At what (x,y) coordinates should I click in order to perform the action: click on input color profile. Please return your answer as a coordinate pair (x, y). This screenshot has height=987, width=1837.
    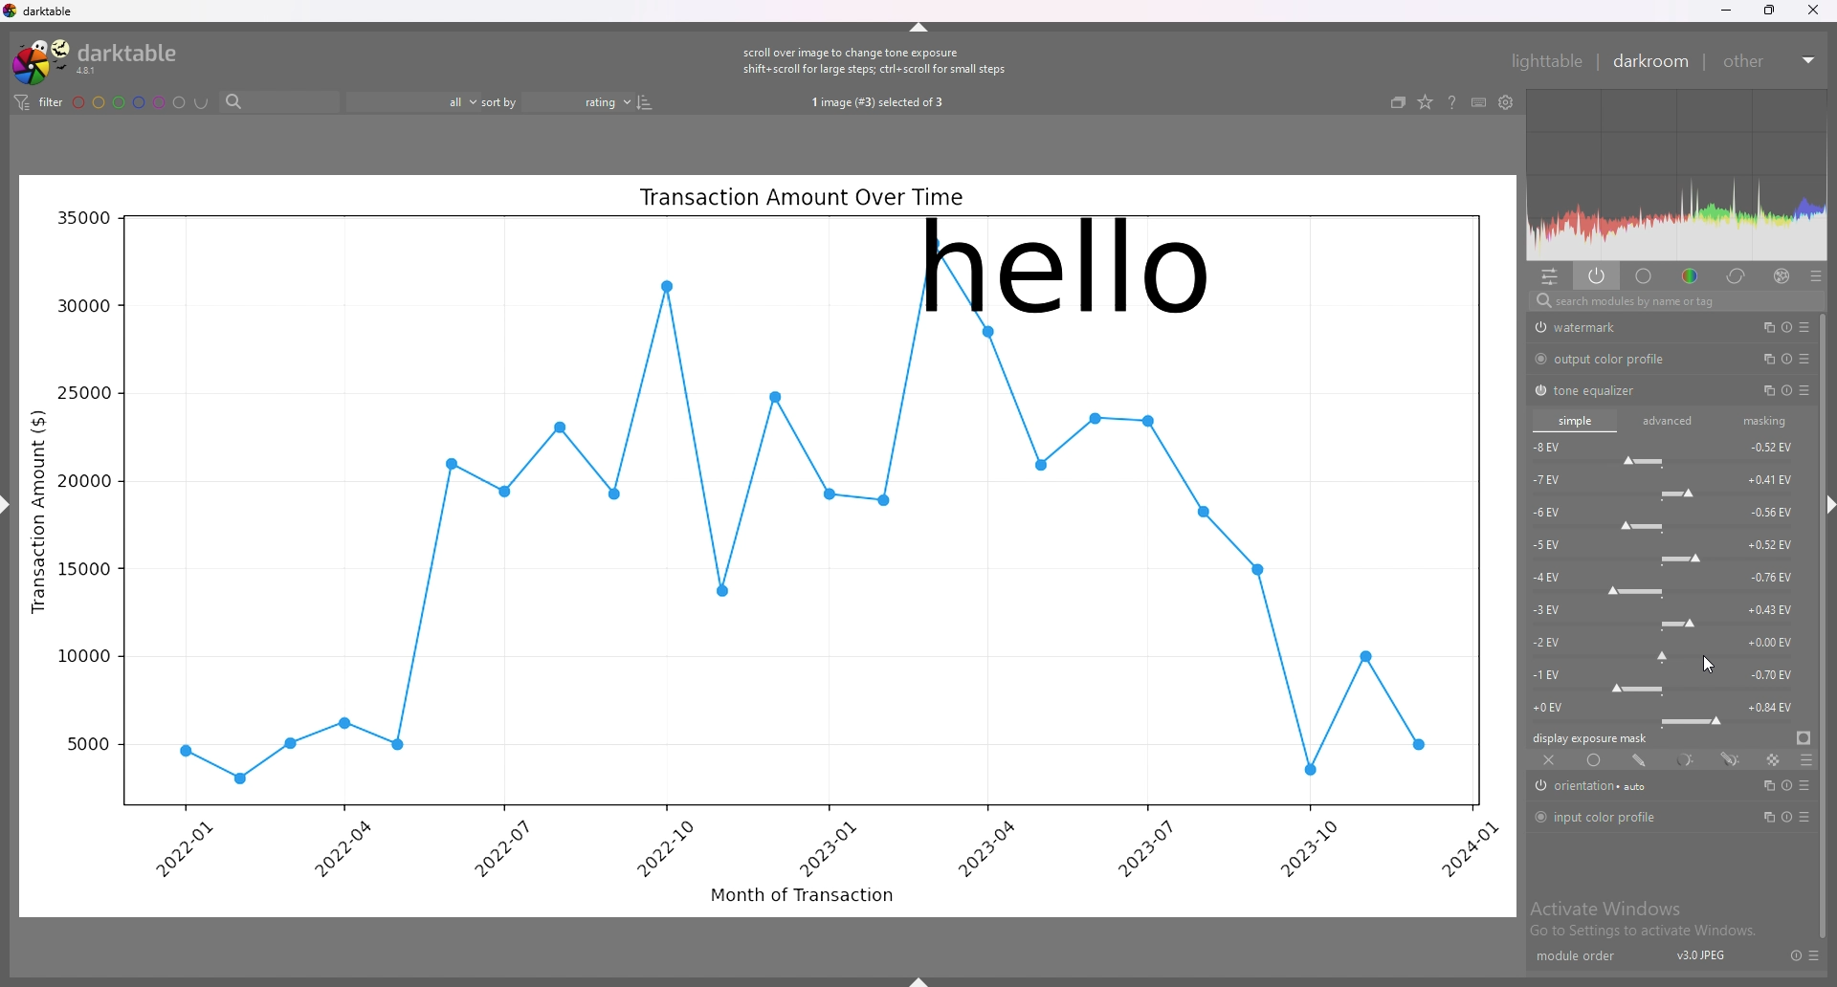
    Looking at the image, I should click on (1611, 817).